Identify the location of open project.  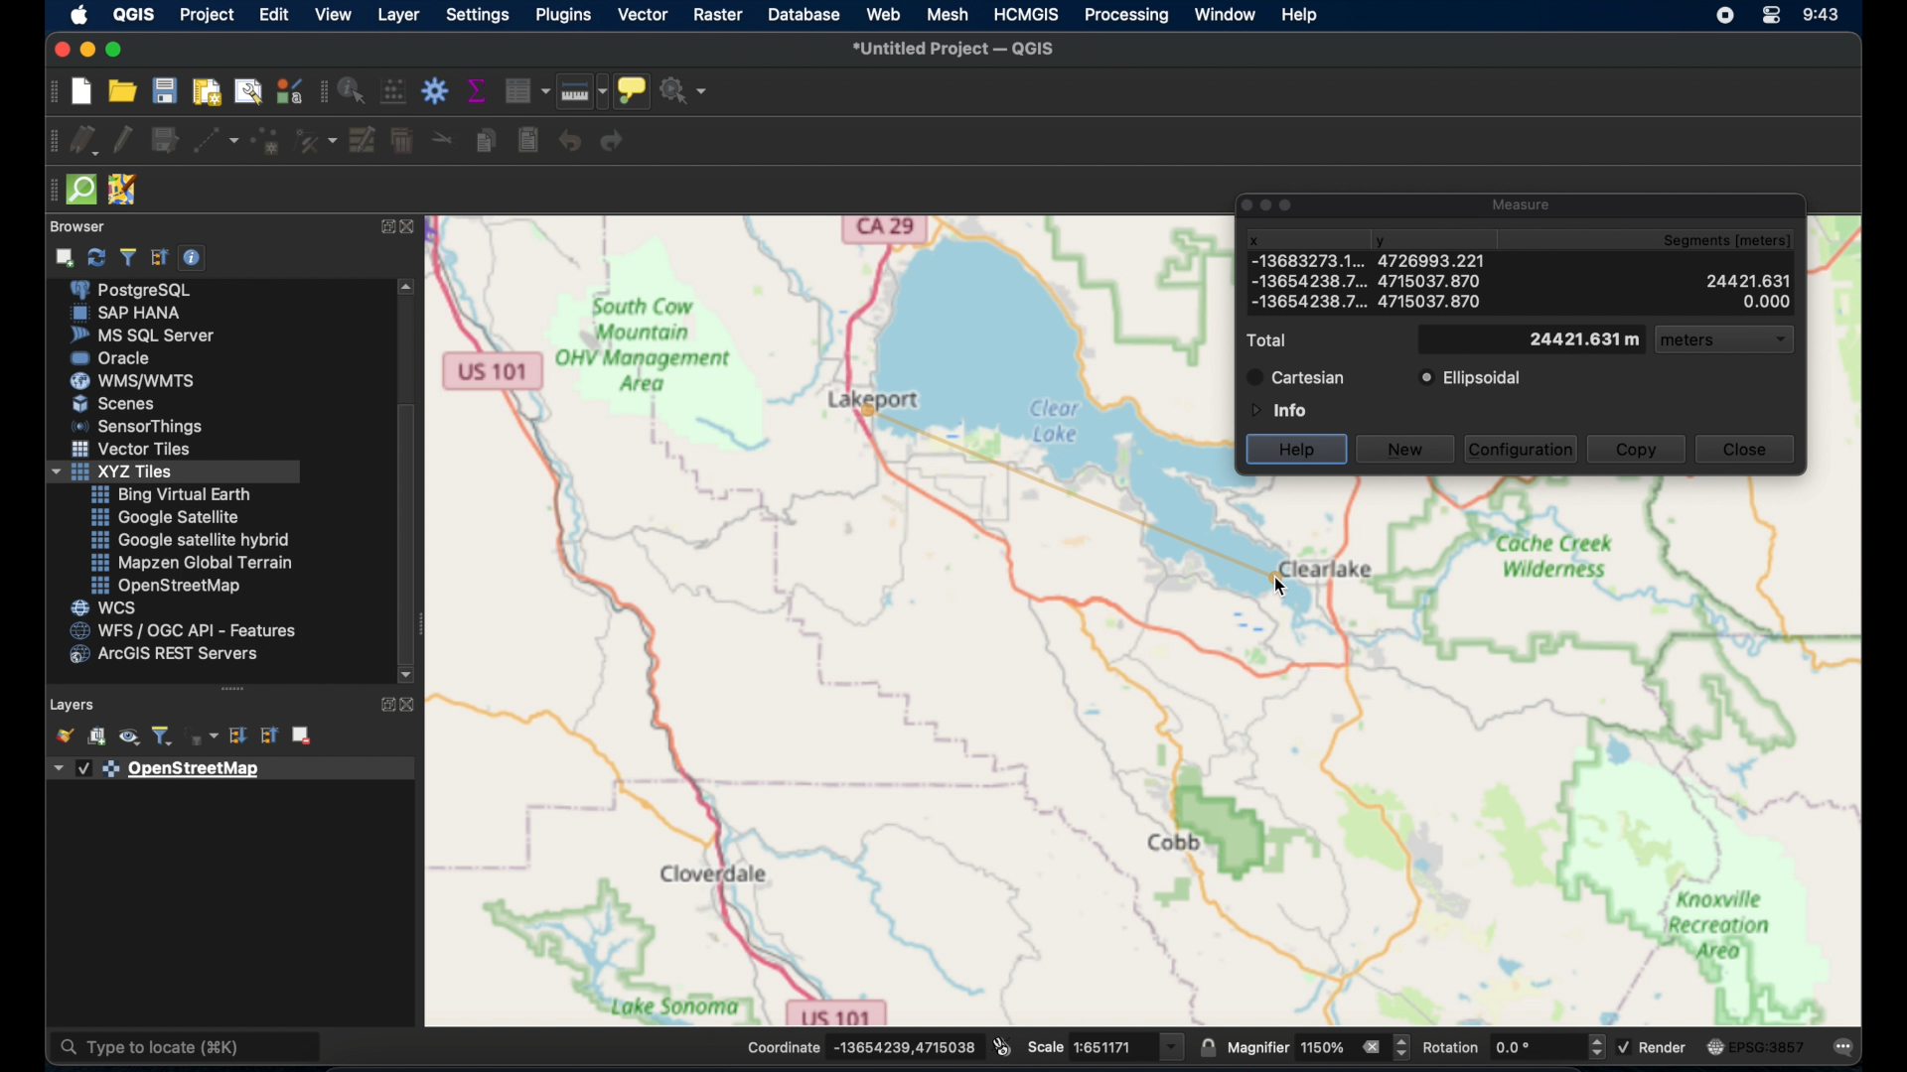
(126, 92).